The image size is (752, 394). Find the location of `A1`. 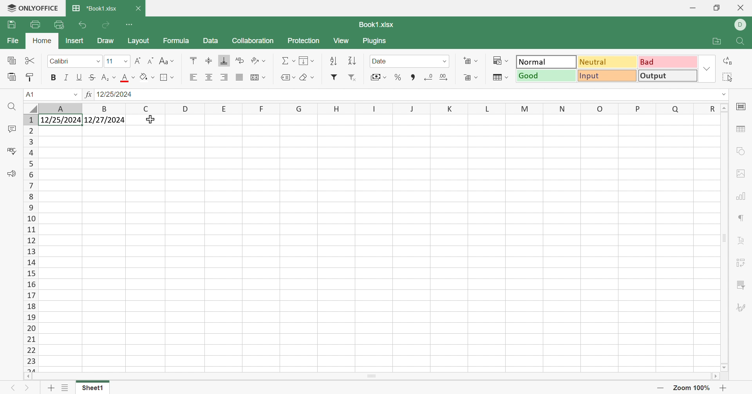

A1 is located at coordinates (33, 94).